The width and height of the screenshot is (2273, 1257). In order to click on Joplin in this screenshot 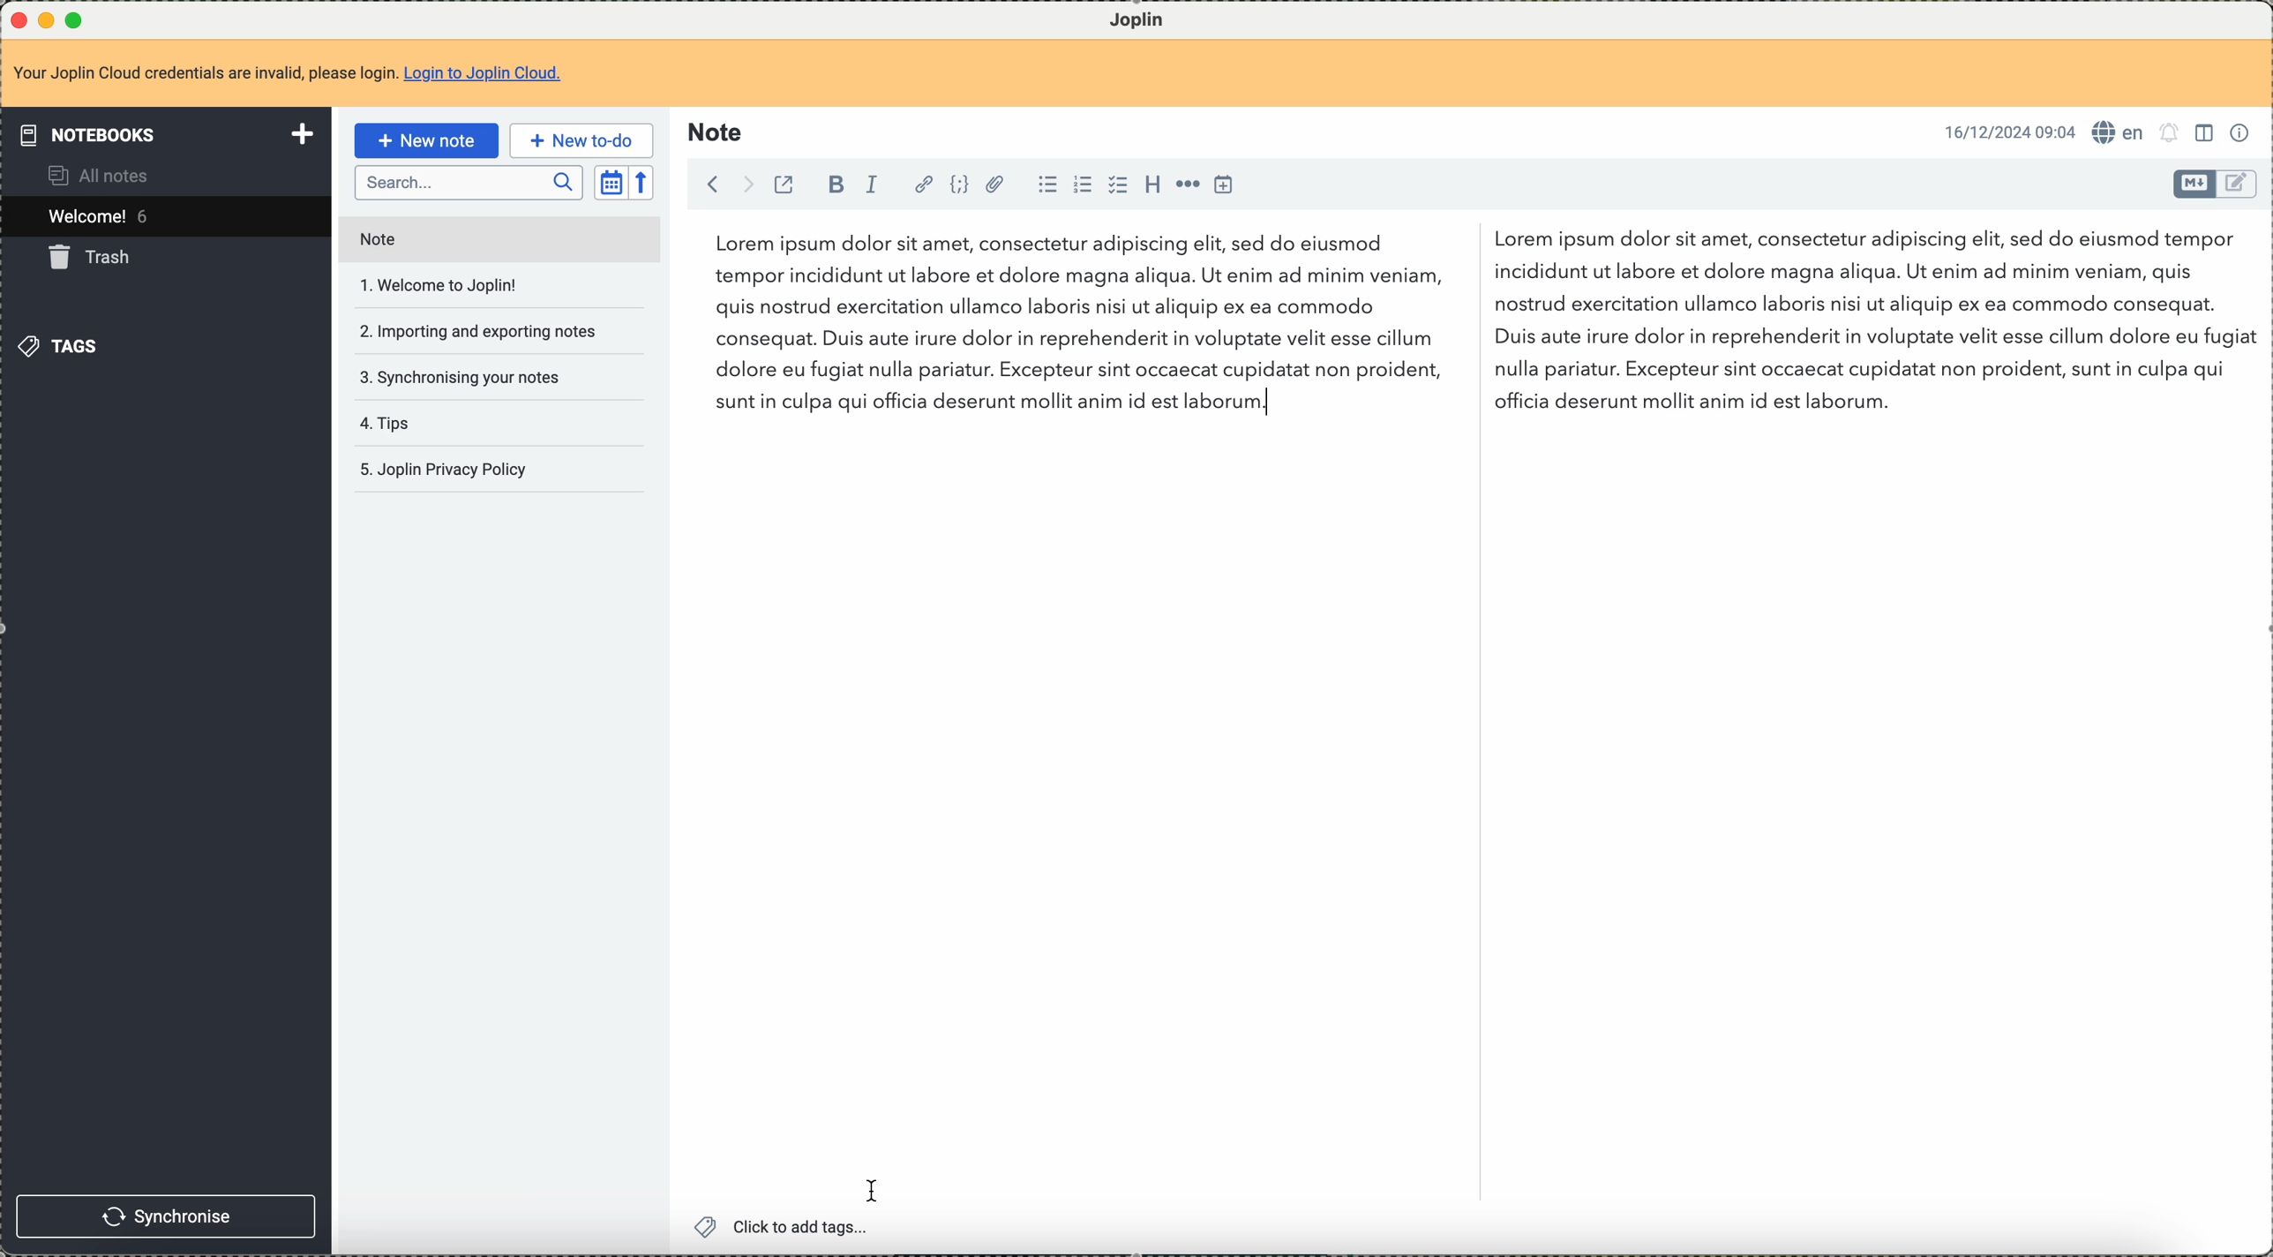, I will do `click(1137, 19)`.